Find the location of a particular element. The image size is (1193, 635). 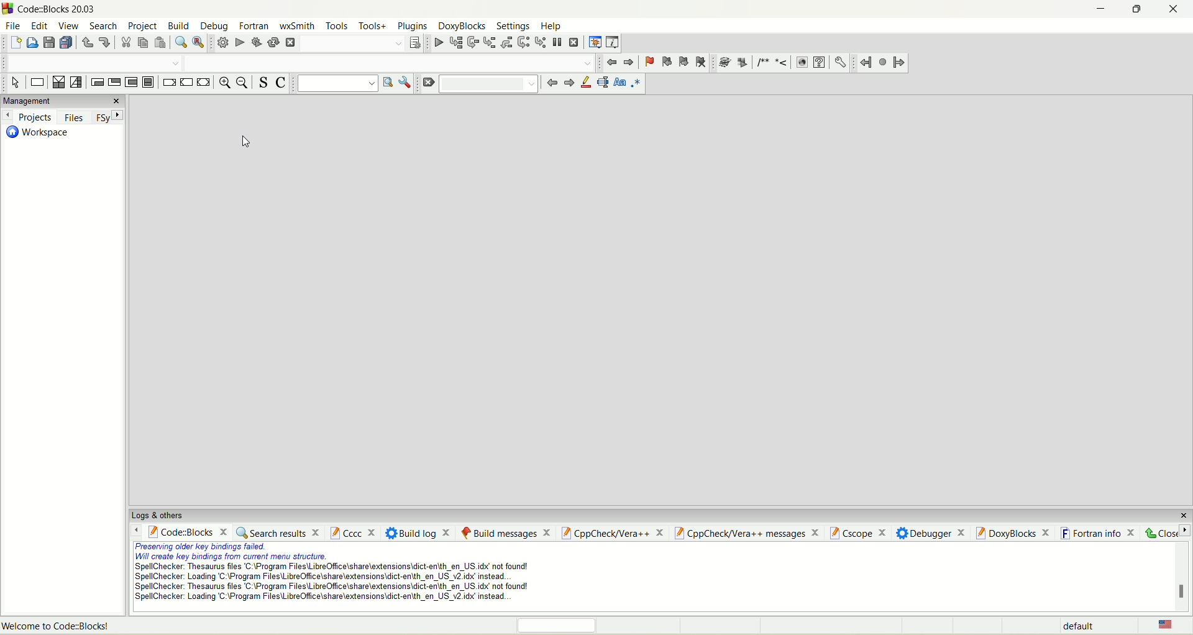

close is located at coordinates (117, 101).